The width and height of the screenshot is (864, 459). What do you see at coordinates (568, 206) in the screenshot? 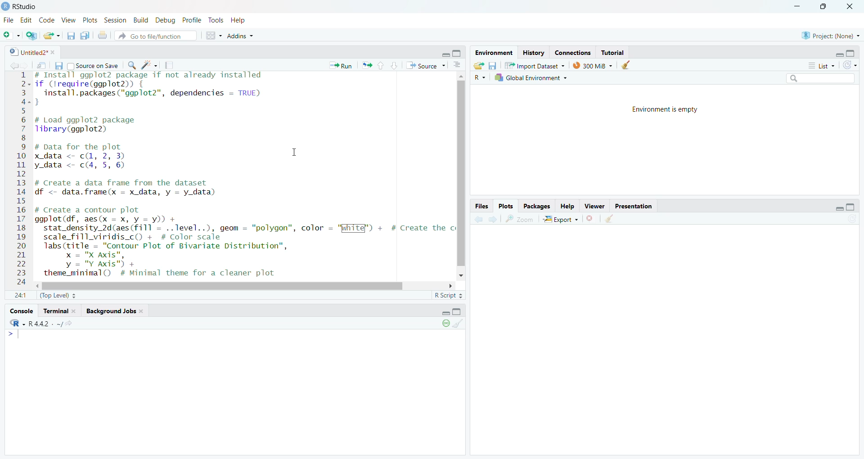
I see `Help.` at bounding box center [568, 206].